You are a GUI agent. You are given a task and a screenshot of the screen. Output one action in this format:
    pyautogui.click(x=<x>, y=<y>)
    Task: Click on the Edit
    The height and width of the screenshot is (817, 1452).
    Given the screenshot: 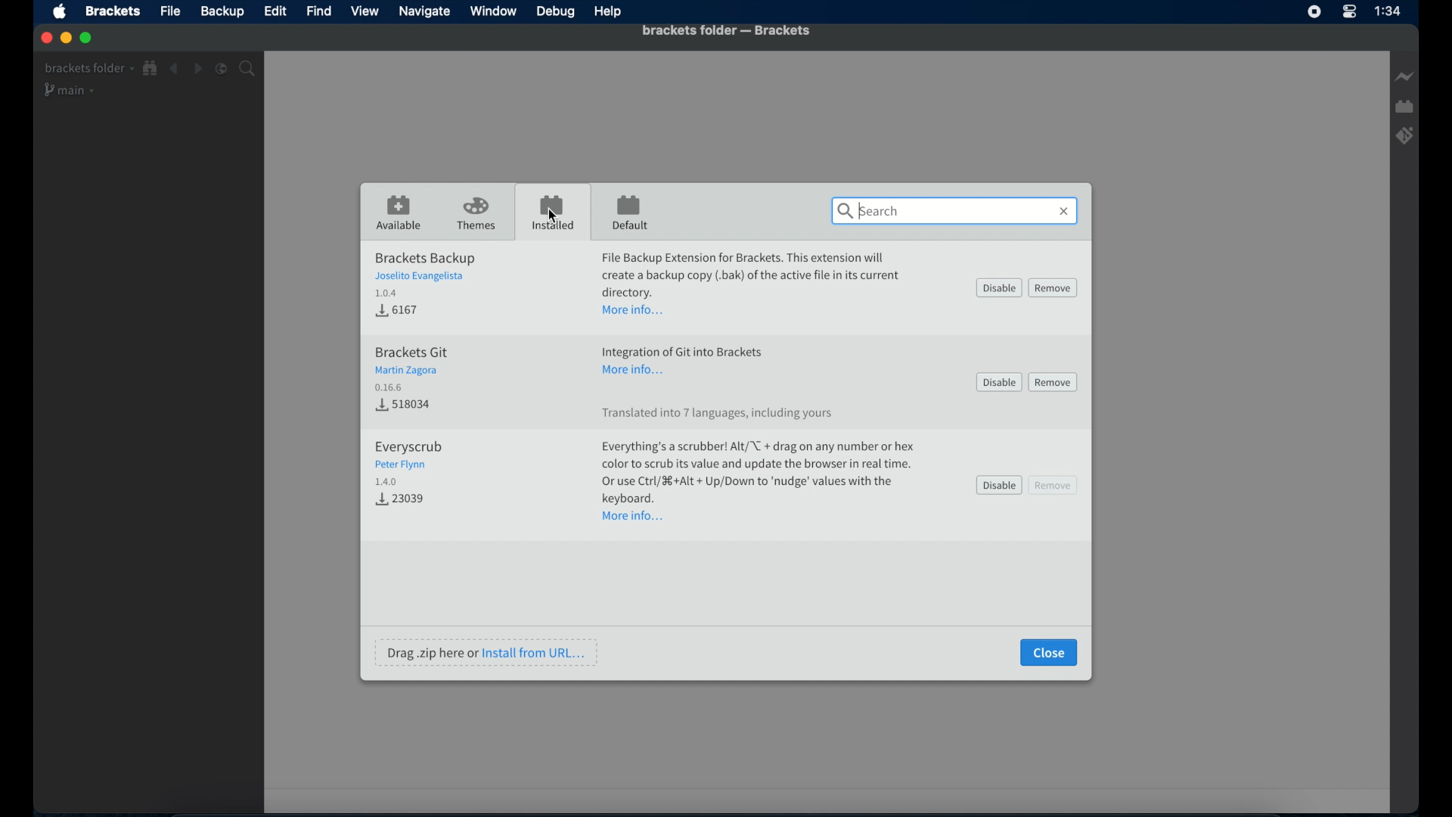 What is the action you would take?
    pyautogui.click(x=275, y=11)
    